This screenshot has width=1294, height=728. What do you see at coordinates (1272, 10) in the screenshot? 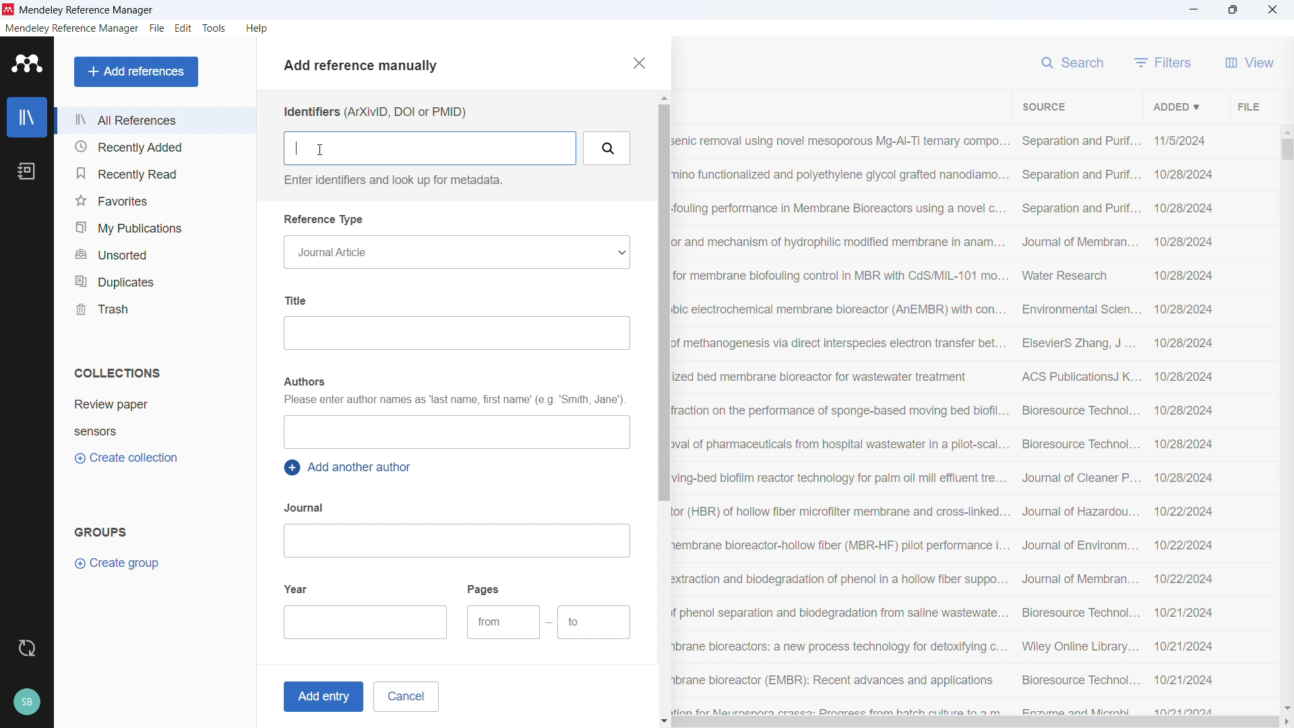
I see `Close` at bounding box center [1272, 10].